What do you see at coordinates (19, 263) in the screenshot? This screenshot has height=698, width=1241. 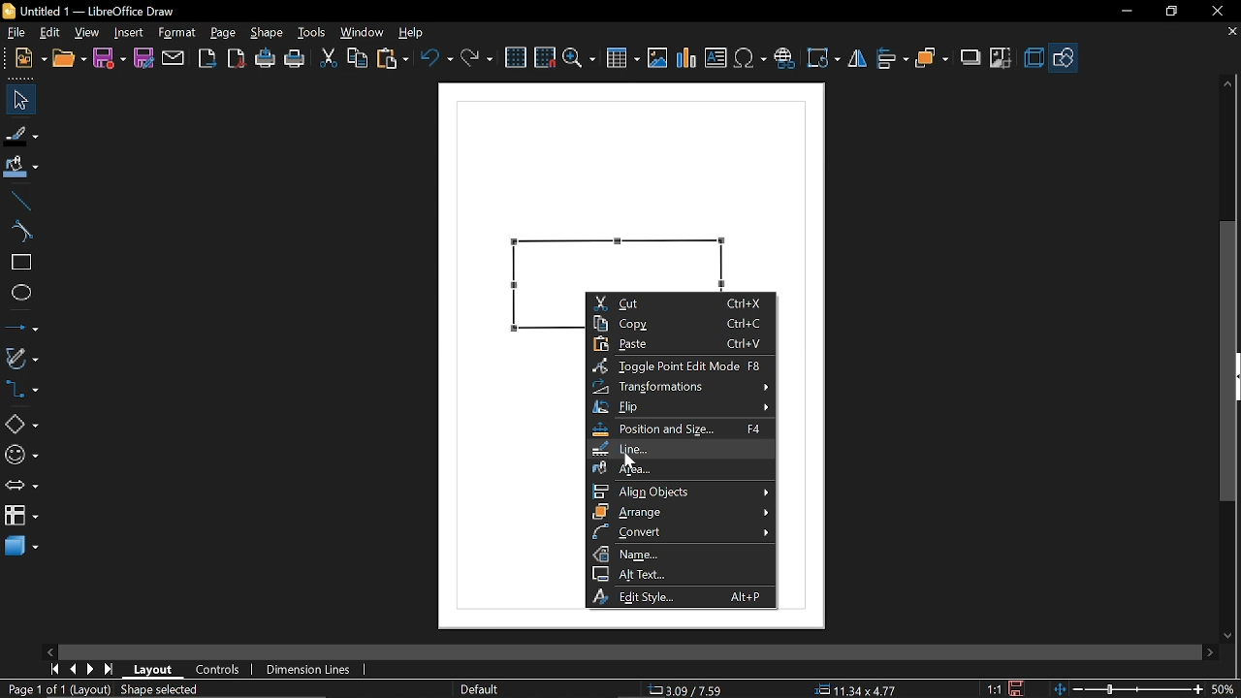 I see `rectangle` at bounding box center [19, 263].